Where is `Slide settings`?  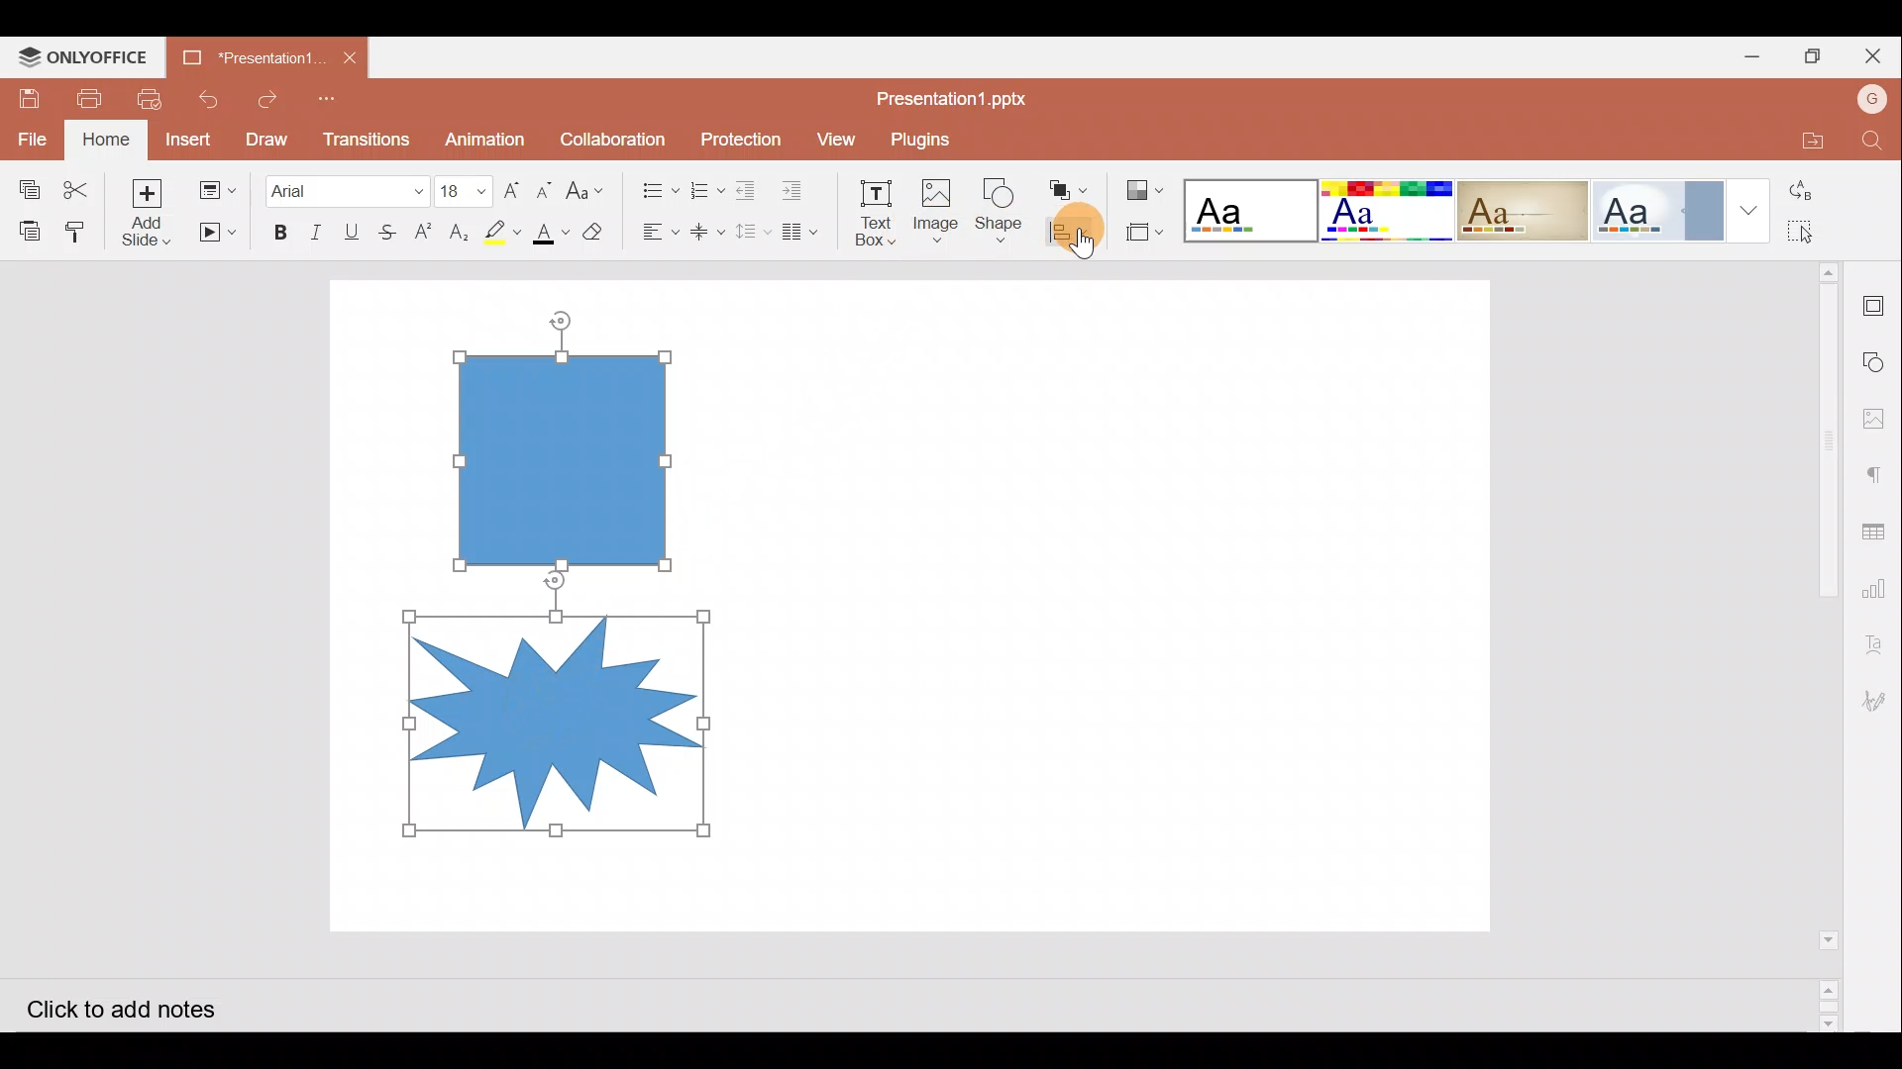 Slide settings is located at coordinates (1877, 302).